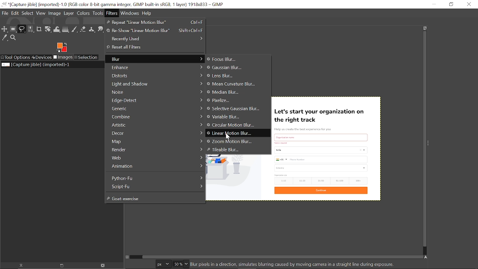 Image resolution: width=478 pixels, height=269 pixels. I want to click on text, so click(296, 264).